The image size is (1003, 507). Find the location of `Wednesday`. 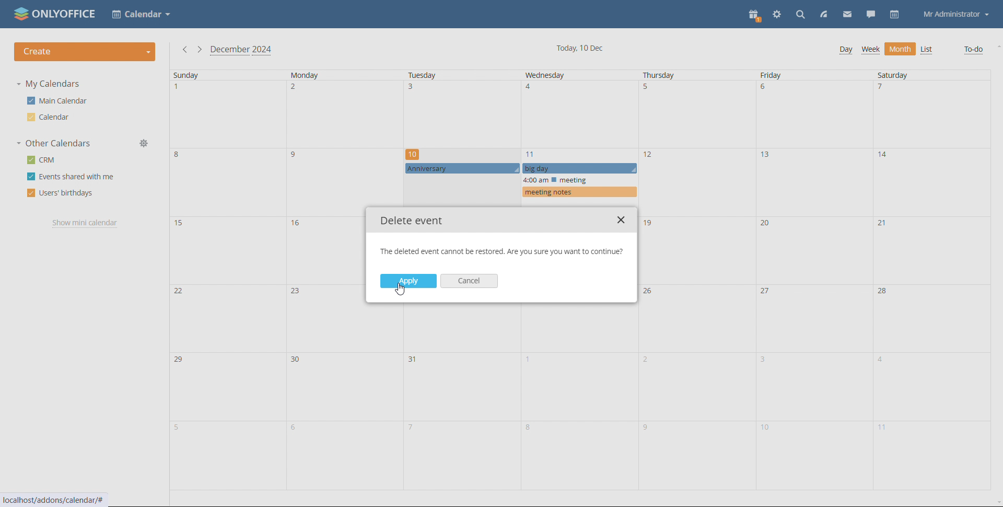

Wednesday is located at coordinates (581, 397).